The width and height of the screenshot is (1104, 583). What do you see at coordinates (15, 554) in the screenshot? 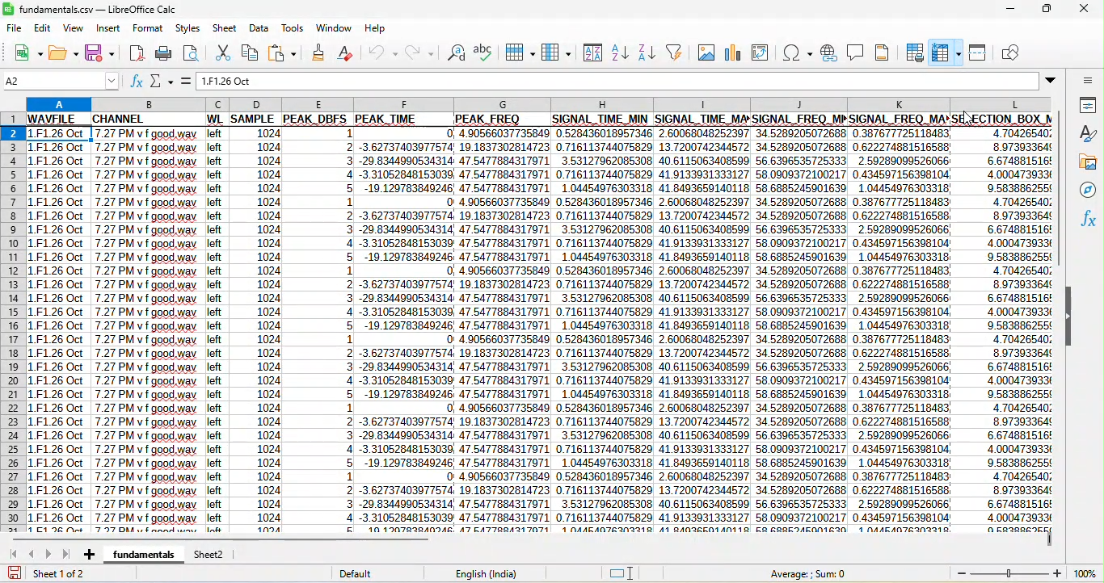
I see `first sheet` at bounding box center [15, 554].